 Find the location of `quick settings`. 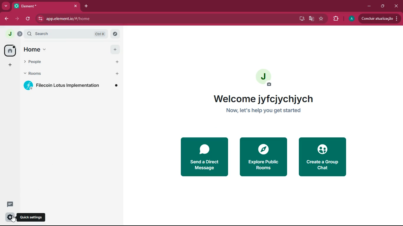

quick settings is located at coordinates (33, 217).